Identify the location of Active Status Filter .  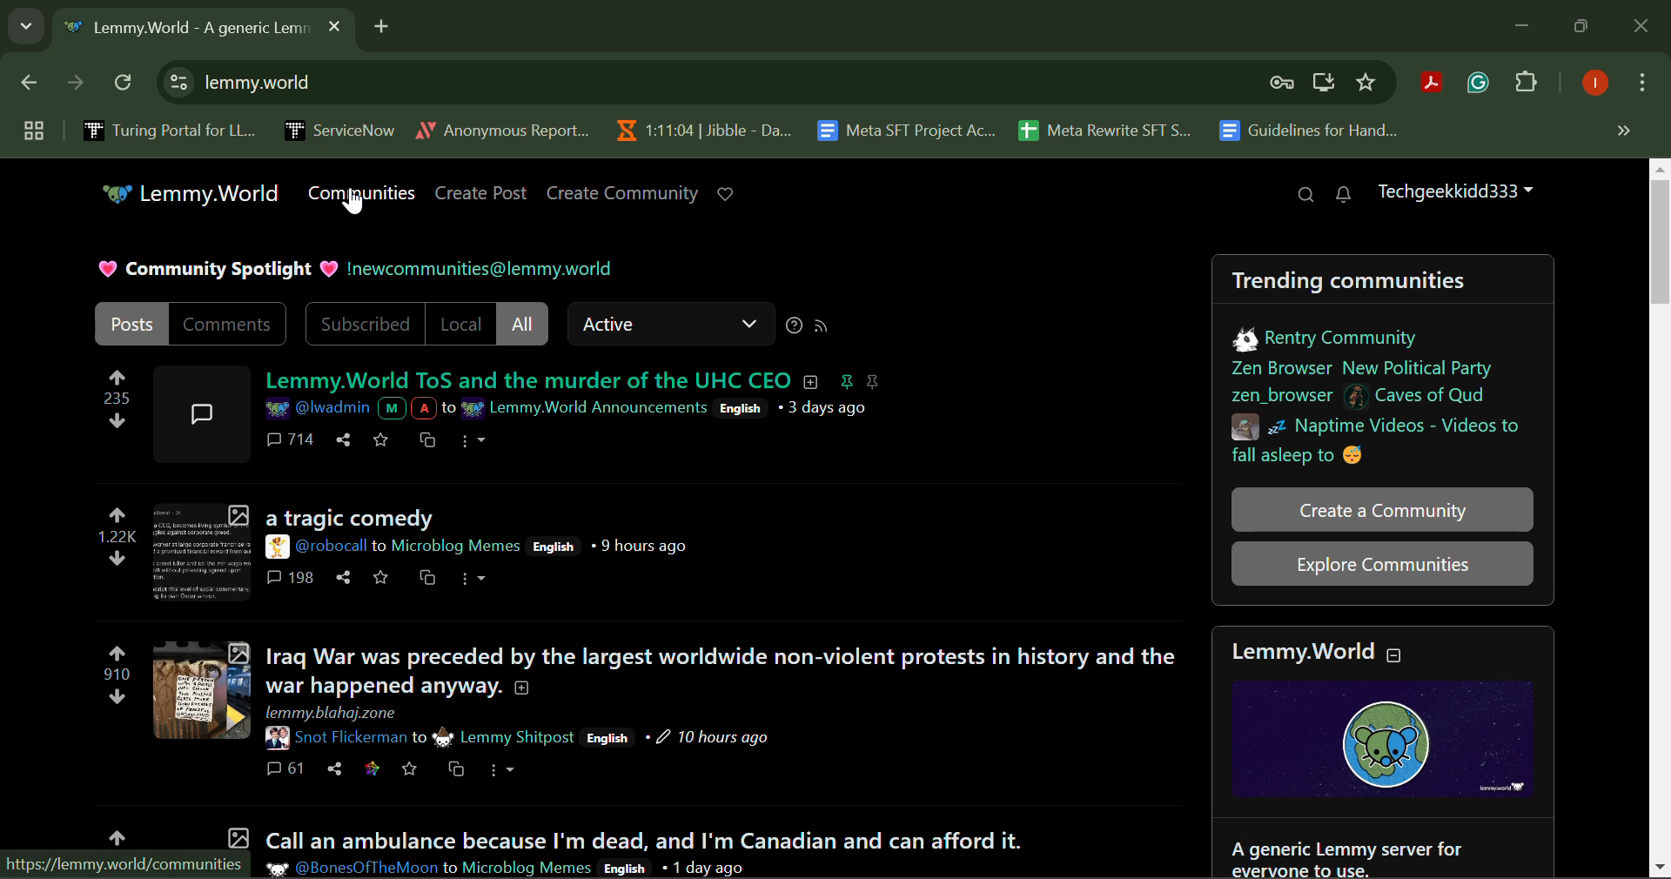
(668, 324).